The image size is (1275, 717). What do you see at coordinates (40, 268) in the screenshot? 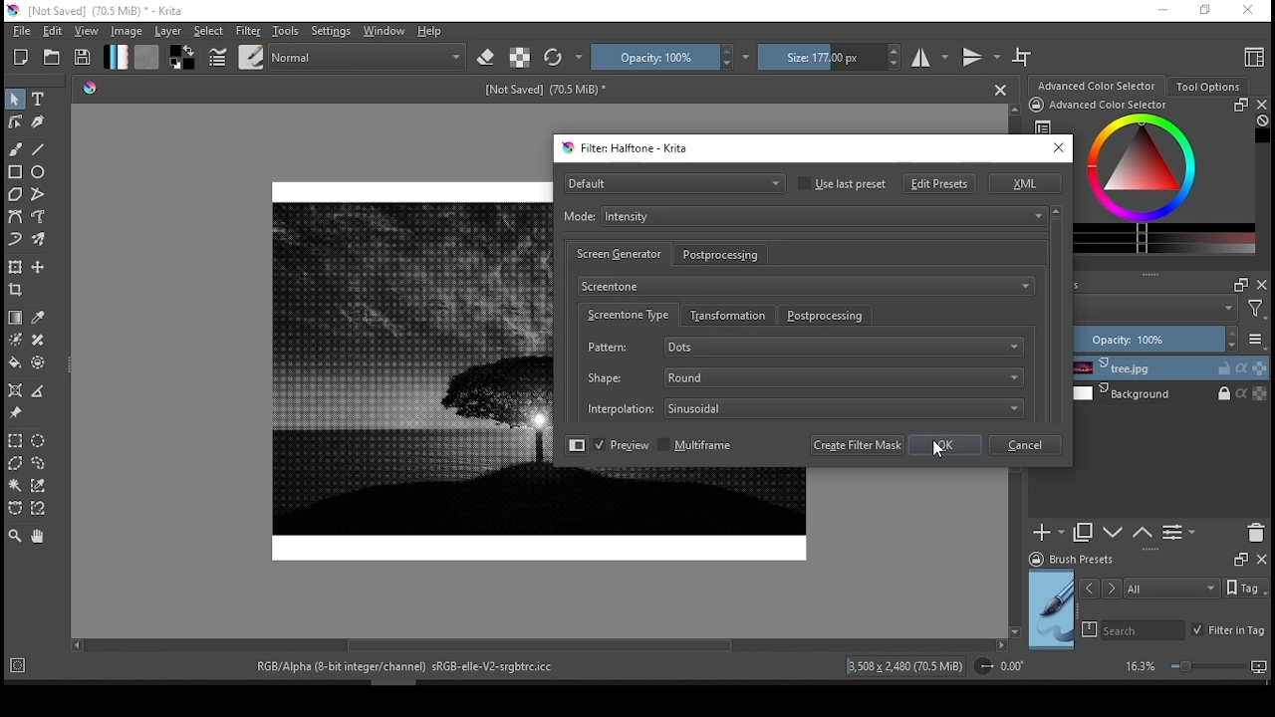
I see `move a layertool` at bounding box center [40, 268].